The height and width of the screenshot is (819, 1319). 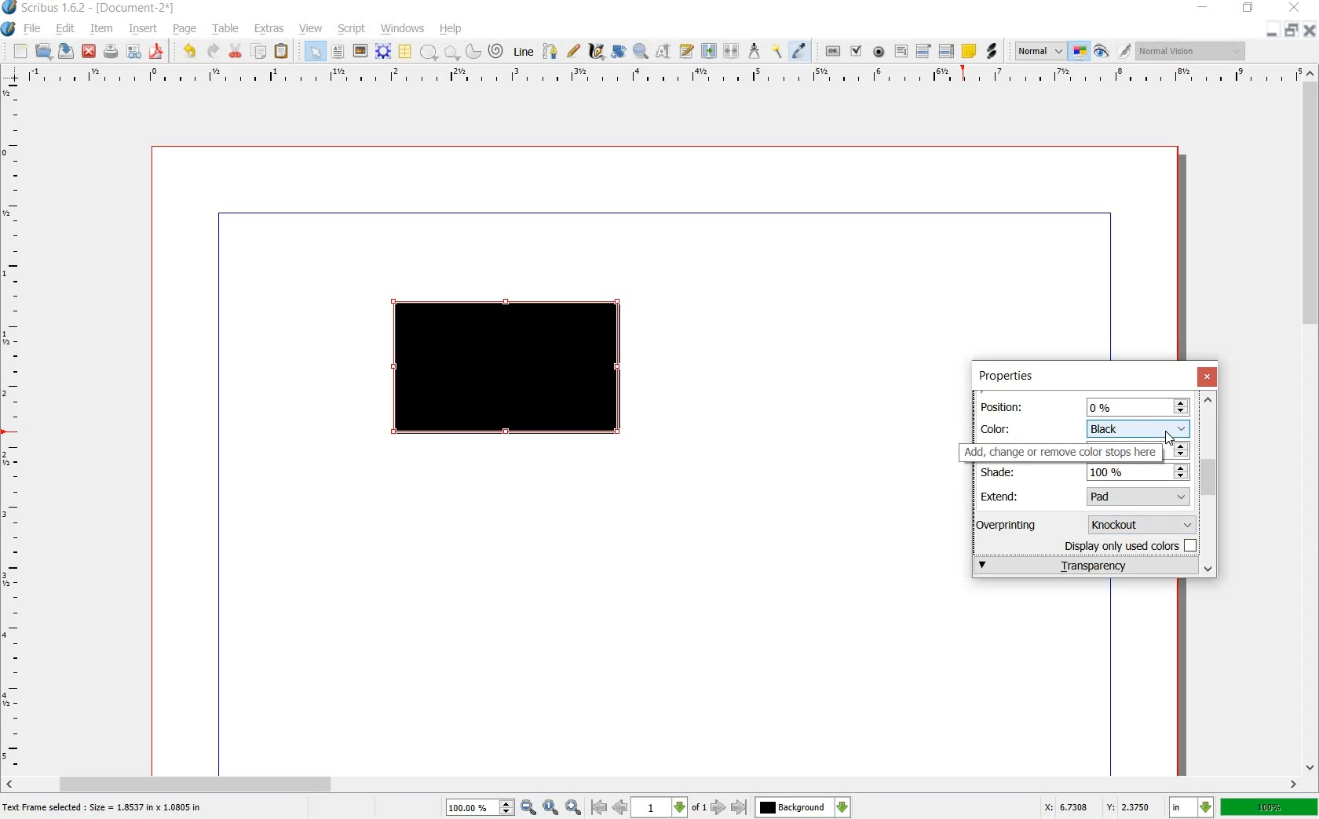 What do you see at coordinates (227, 31) in the screenshot?
I see `table` at bounding box center [227, 31].